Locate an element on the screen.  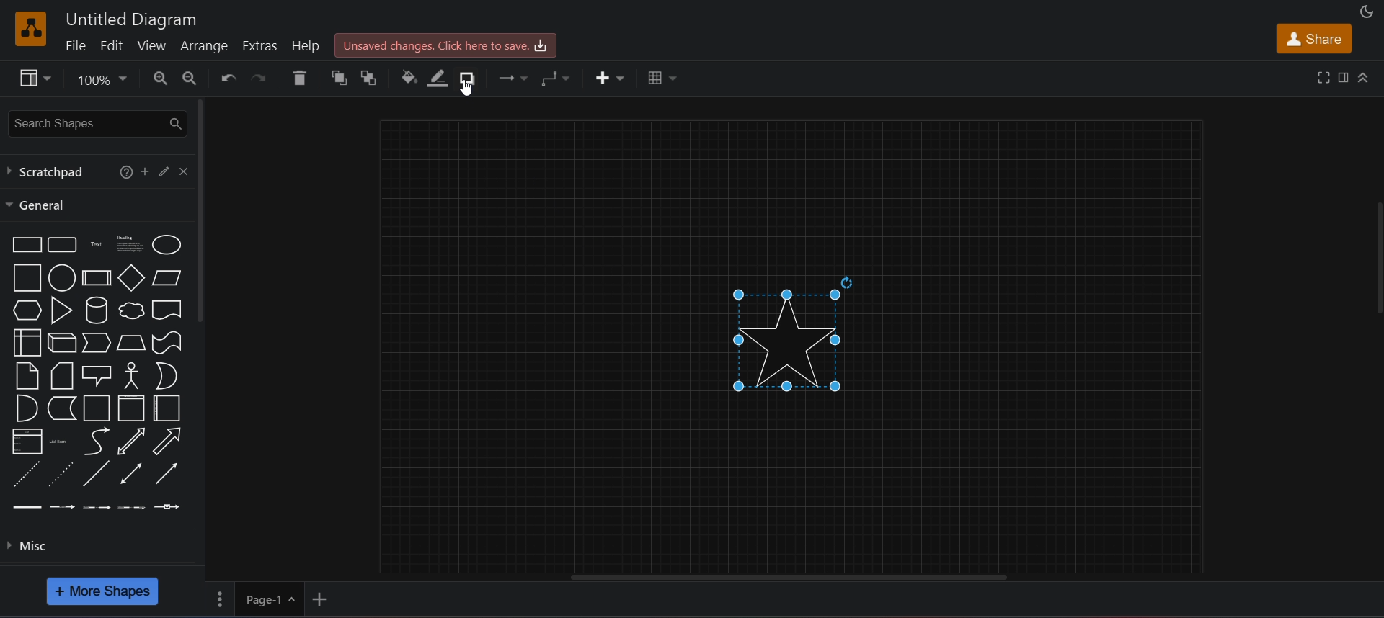
Connector with 2 labels is located at coordinates (97, 506).